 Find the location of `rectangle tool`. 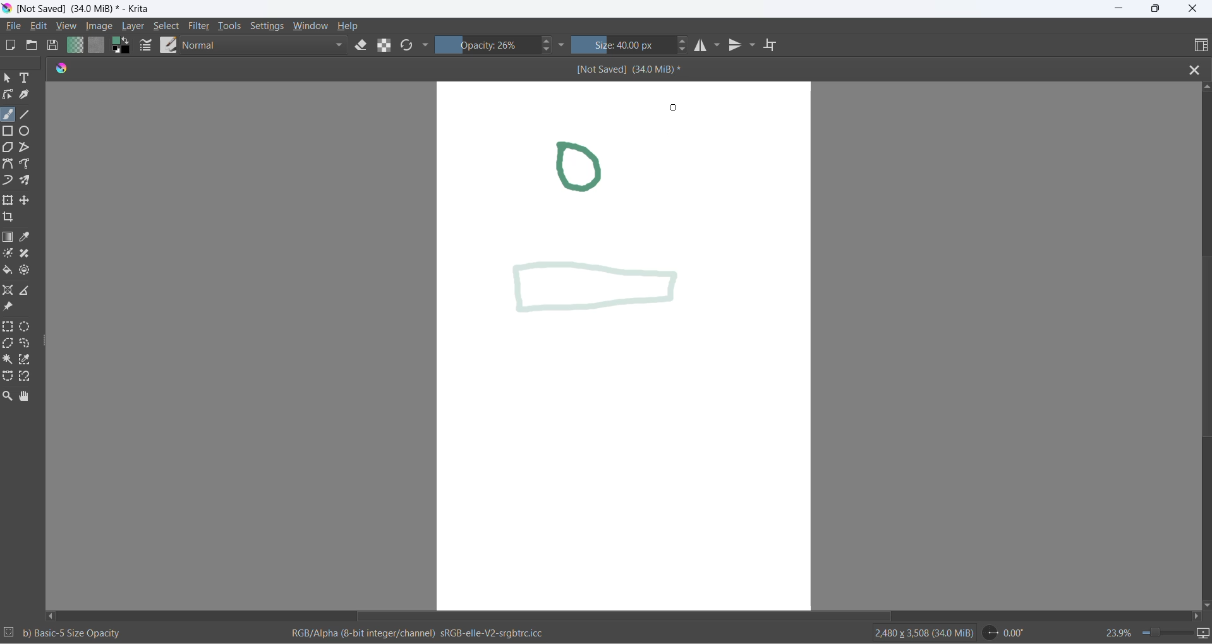

rectangle tool is located at coordinates (10, 131).